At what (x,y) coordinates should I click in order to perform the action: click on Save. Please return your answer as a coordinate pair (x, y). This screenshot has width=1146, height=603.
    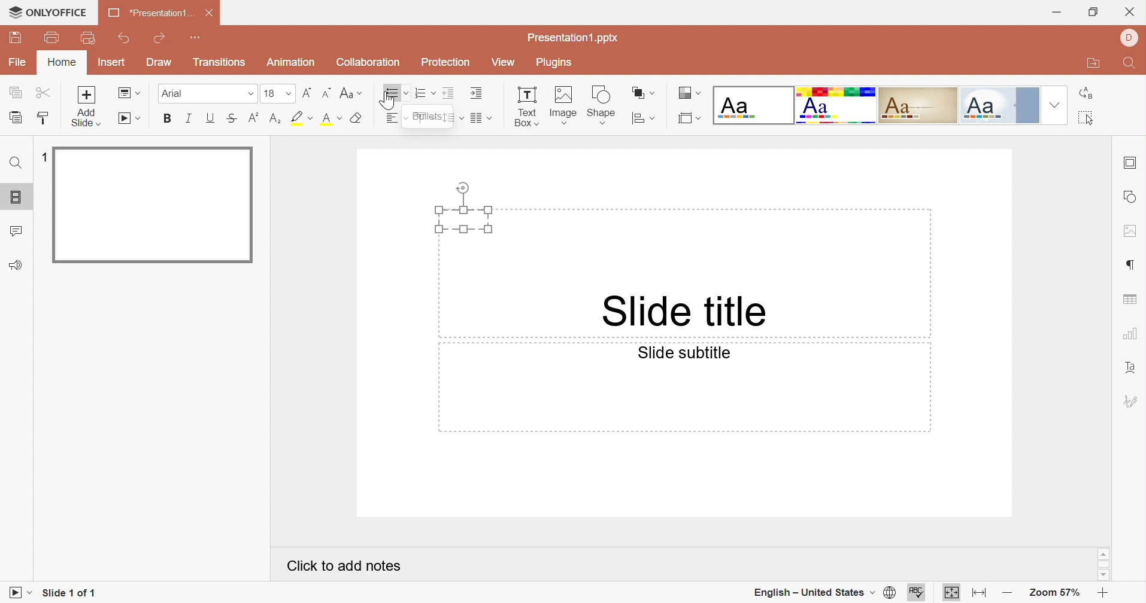
    Looking at the image, I should click on (17, 36).